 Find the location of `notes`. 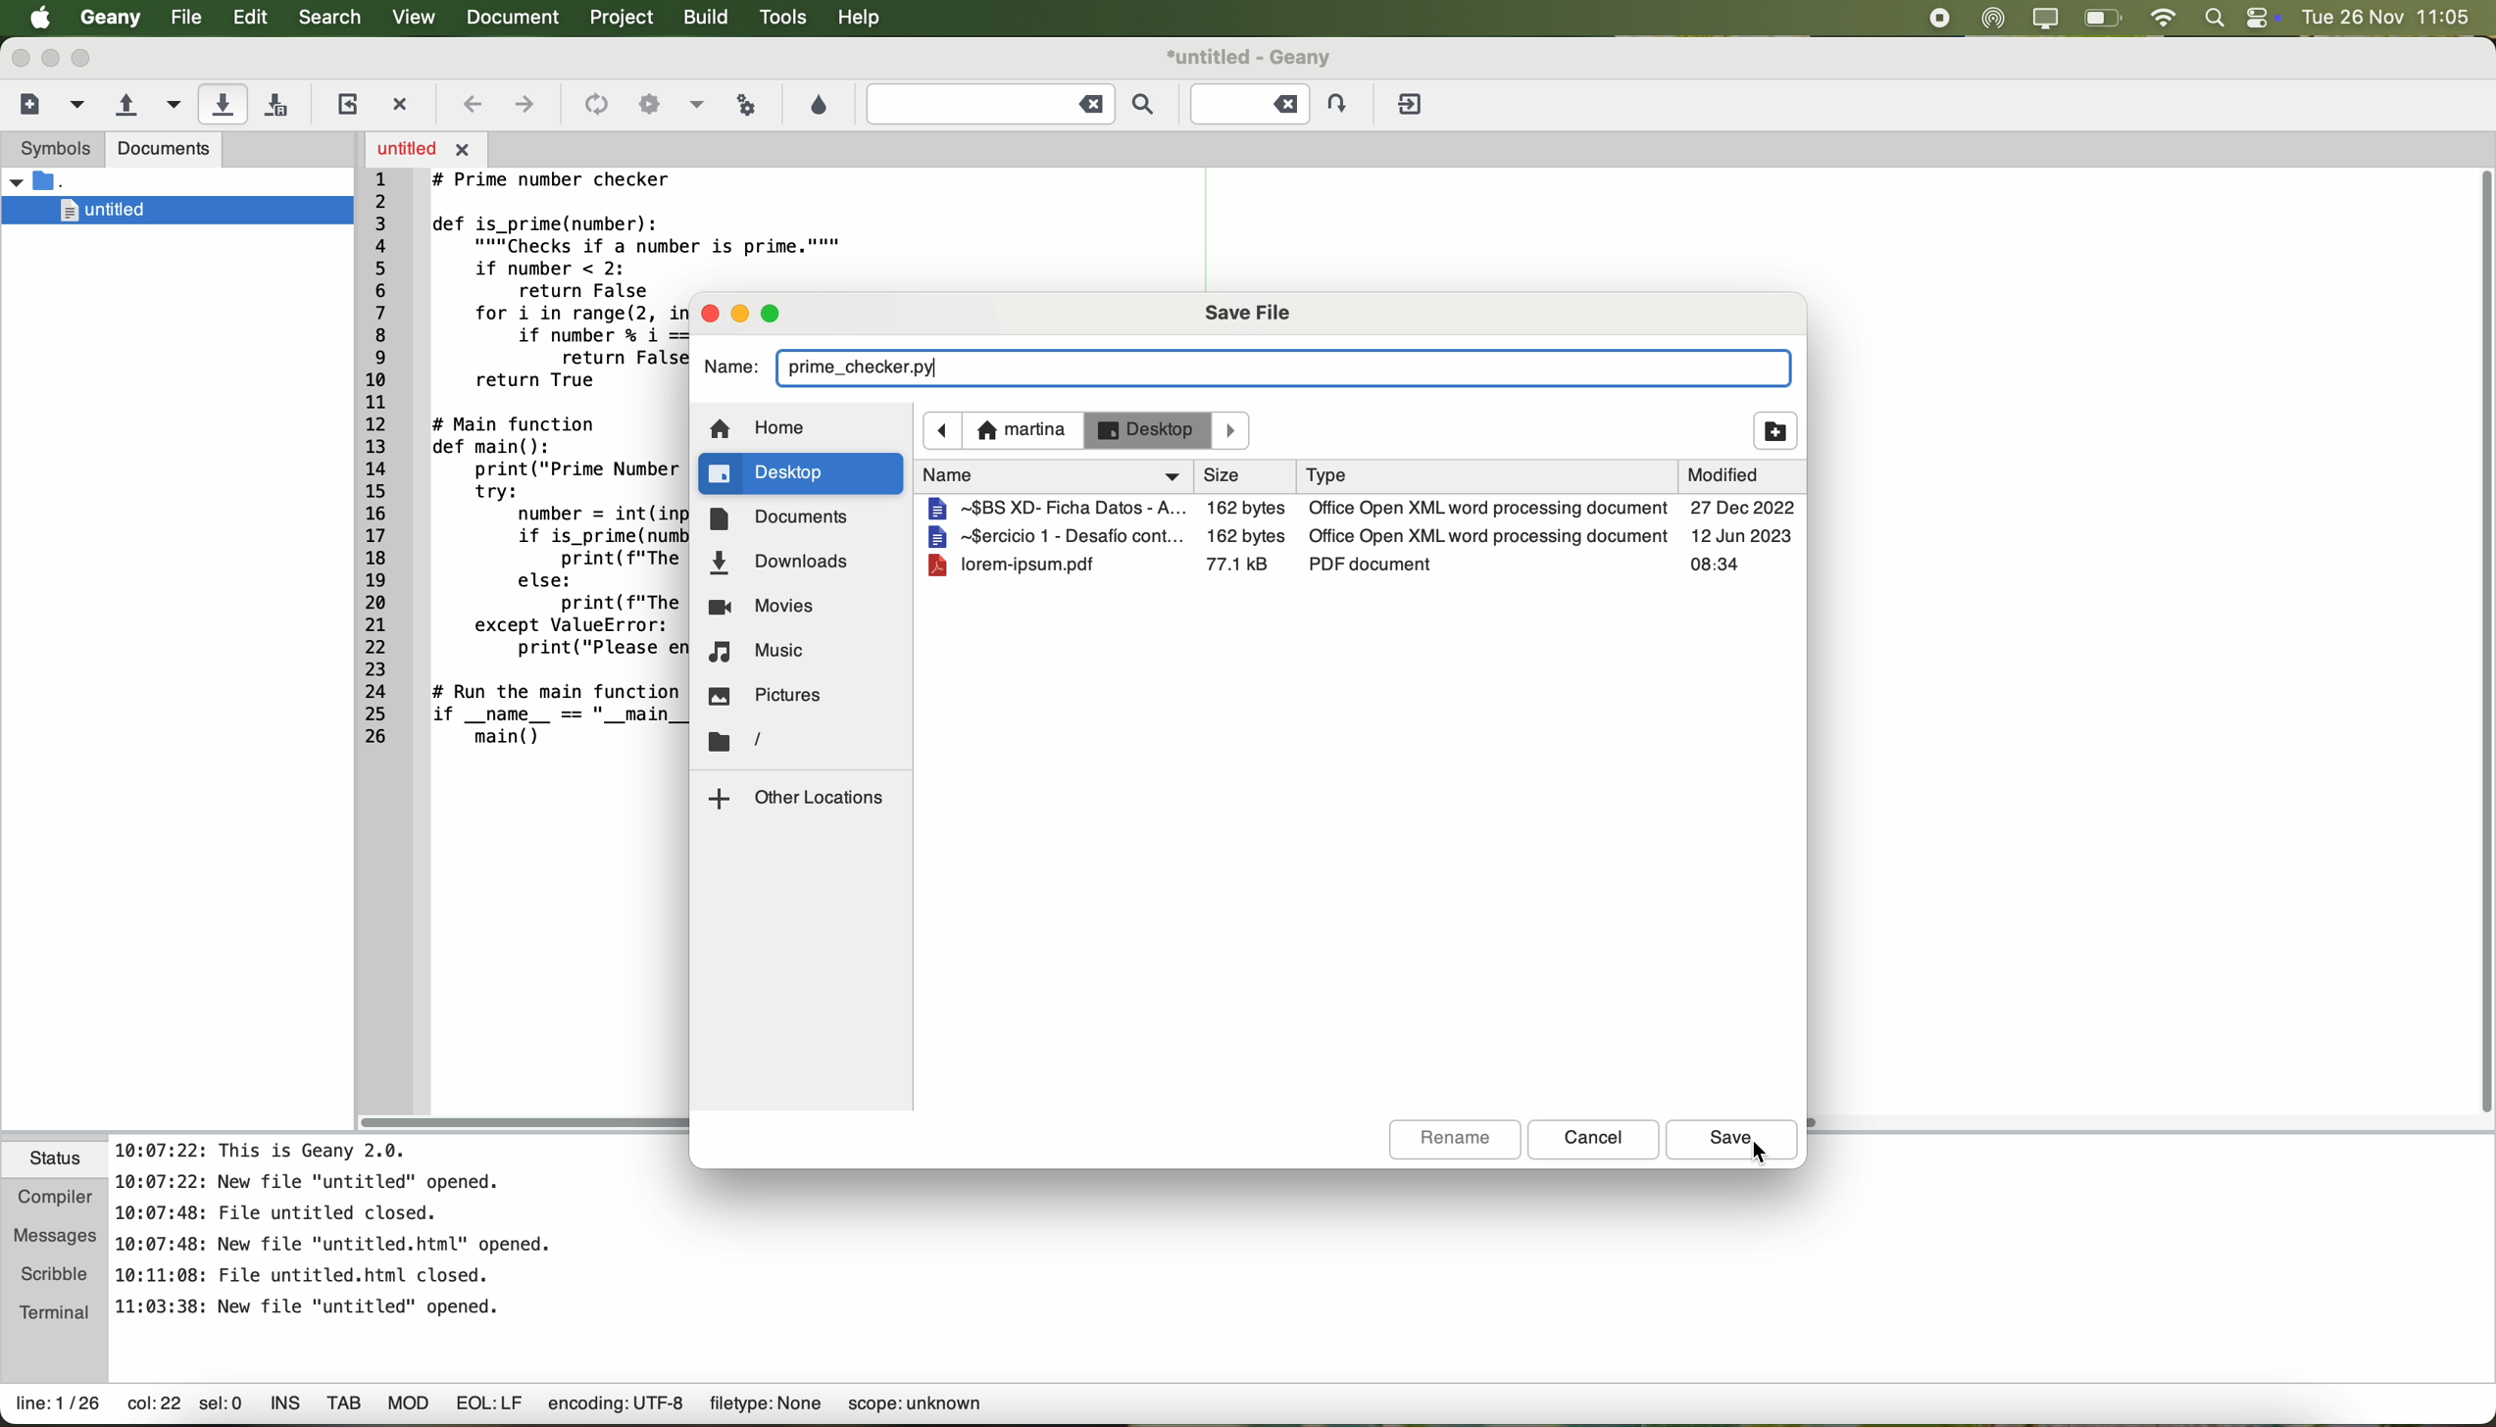

notes is located at coordinates (335, 1227).